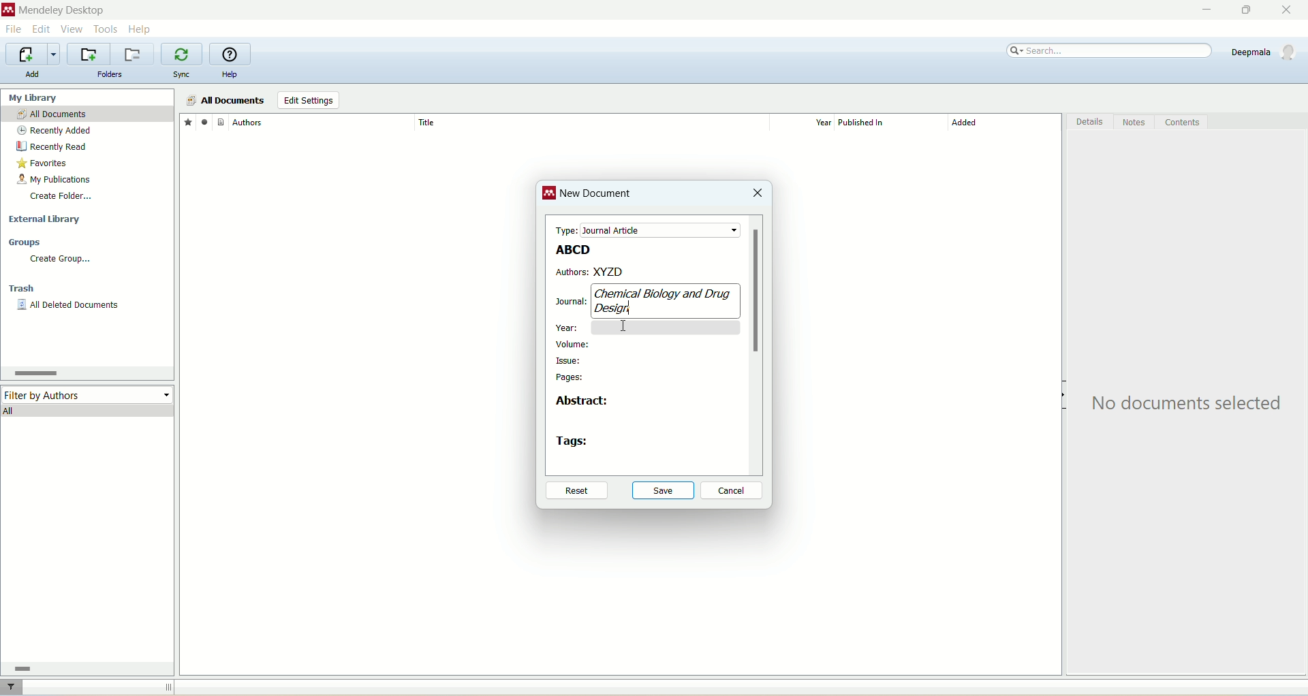 Image resolution: width=1308 pixels, height=696 pixels. I want to click on abstract, so click(582, 404).